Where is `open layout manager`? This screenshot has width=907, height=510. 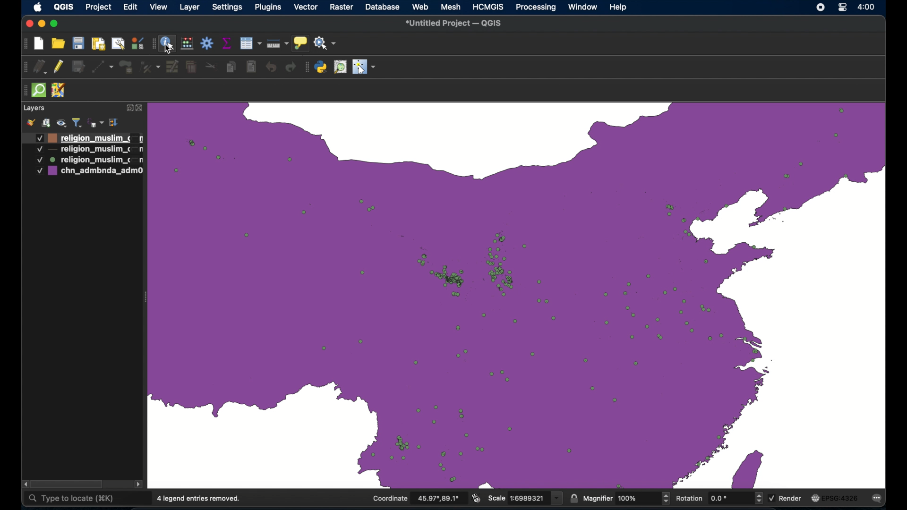
open layout manager is located at coordinates (117, 43).